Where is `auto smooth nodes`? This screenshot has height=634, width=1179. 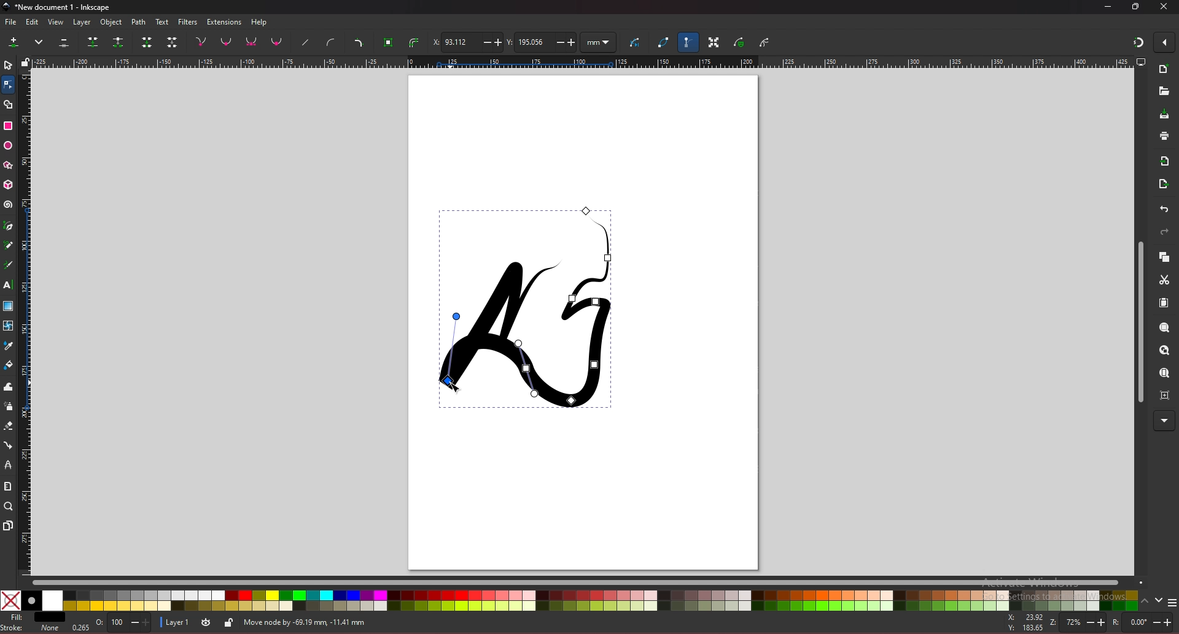 auto smooth nodes is located at coordinates (276, 42).